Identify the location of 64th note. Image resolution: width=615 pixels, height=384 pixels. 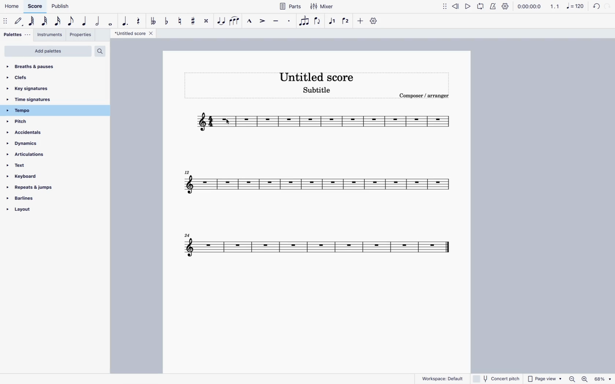
(33, 22).